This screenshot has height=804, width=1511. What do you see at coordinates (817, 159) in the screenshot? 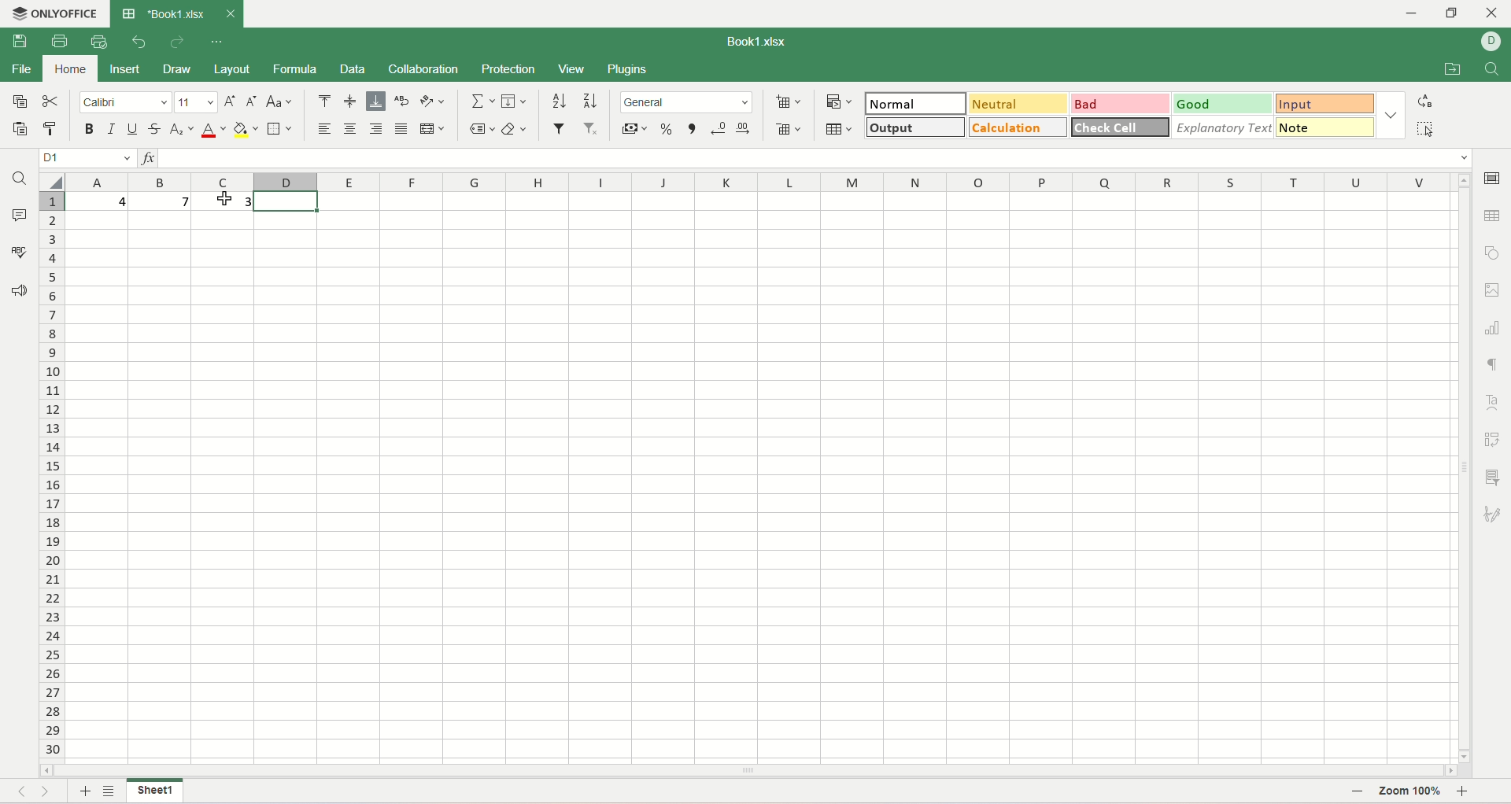
I see `input line` at bounding box center [817, 159].